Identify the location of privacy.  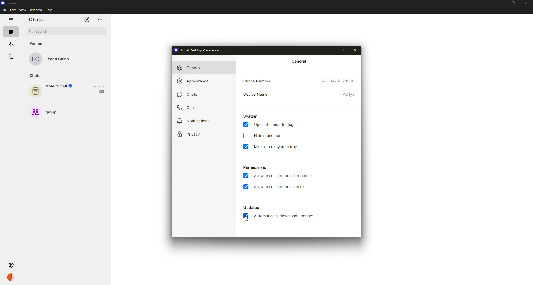
(189, 133).